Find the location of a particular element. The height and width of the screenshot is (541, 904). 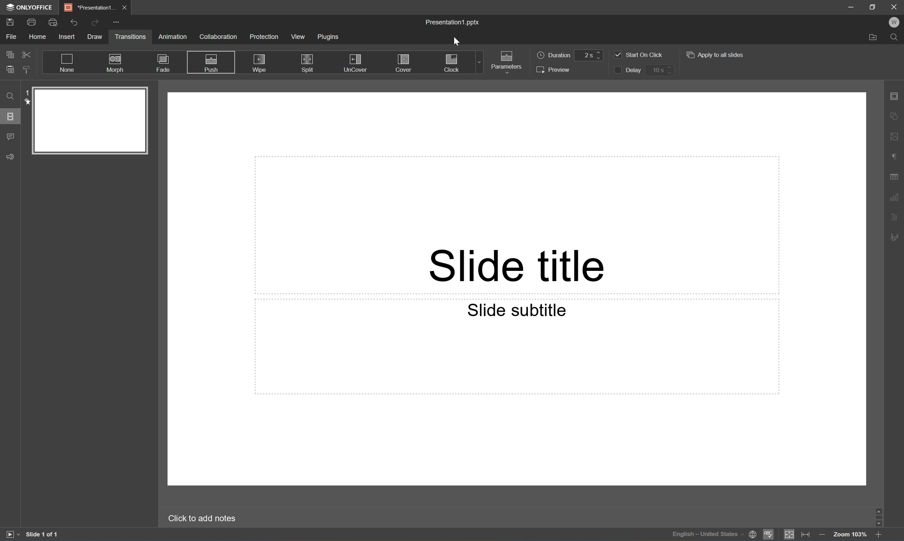

Paste is located at coordinates (11, 70).